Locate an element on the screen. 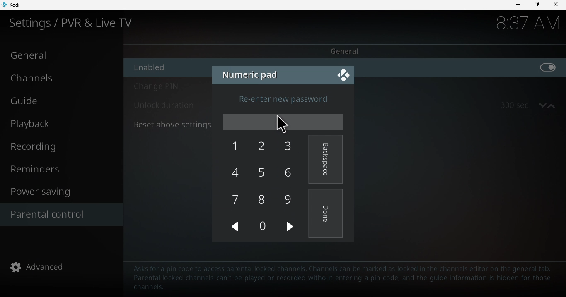 The image size is (566, 297). Enable is located at coordinates (164, 67).